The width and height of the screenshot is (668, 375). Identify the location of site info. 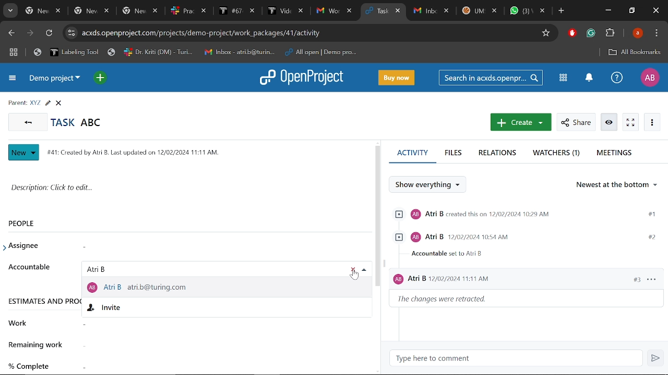
(71, 33).